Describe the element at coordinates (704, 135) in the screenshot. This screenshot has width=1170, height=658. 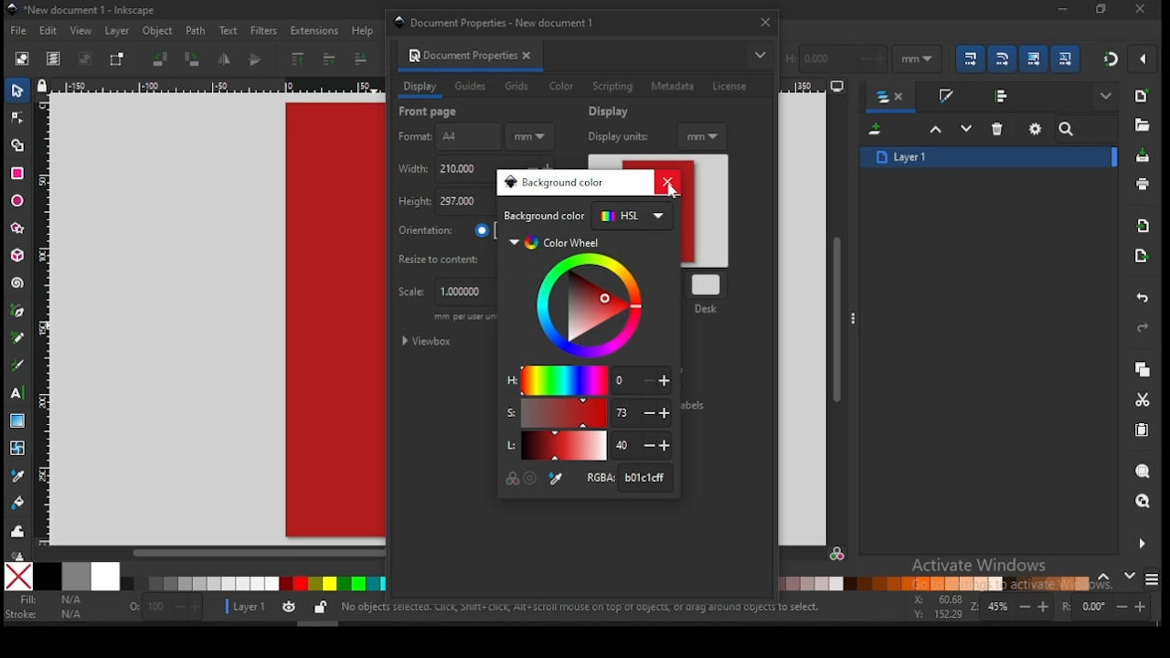
I see `mm` at that location.